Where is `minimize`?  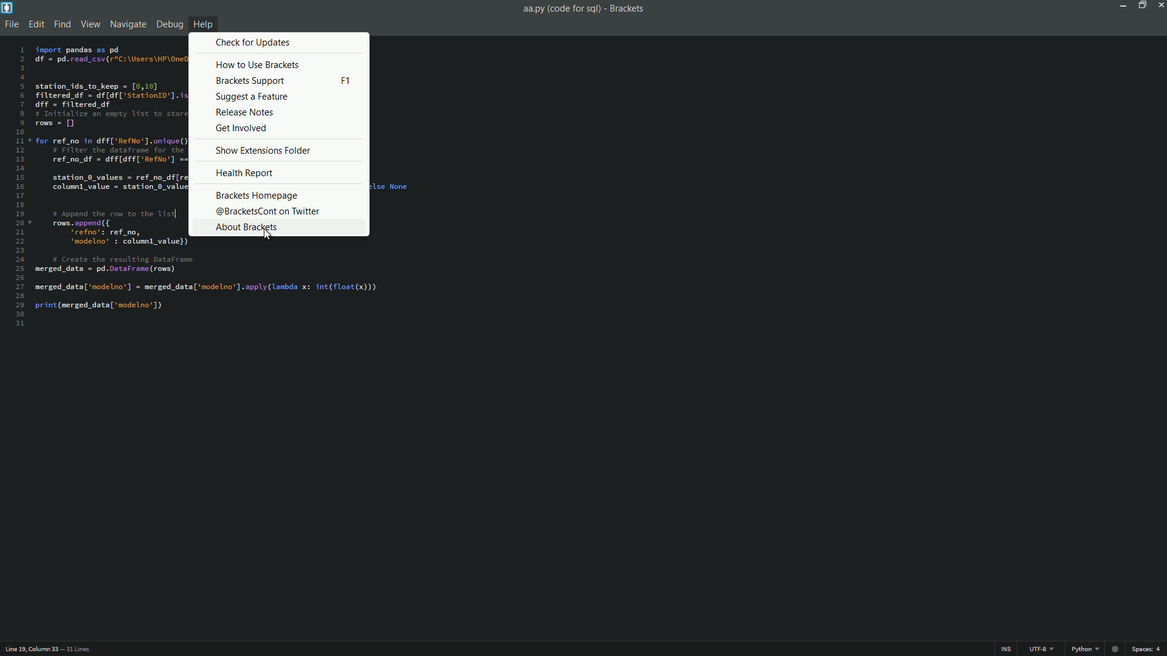 minimize is located at coordinates (1122, 6).